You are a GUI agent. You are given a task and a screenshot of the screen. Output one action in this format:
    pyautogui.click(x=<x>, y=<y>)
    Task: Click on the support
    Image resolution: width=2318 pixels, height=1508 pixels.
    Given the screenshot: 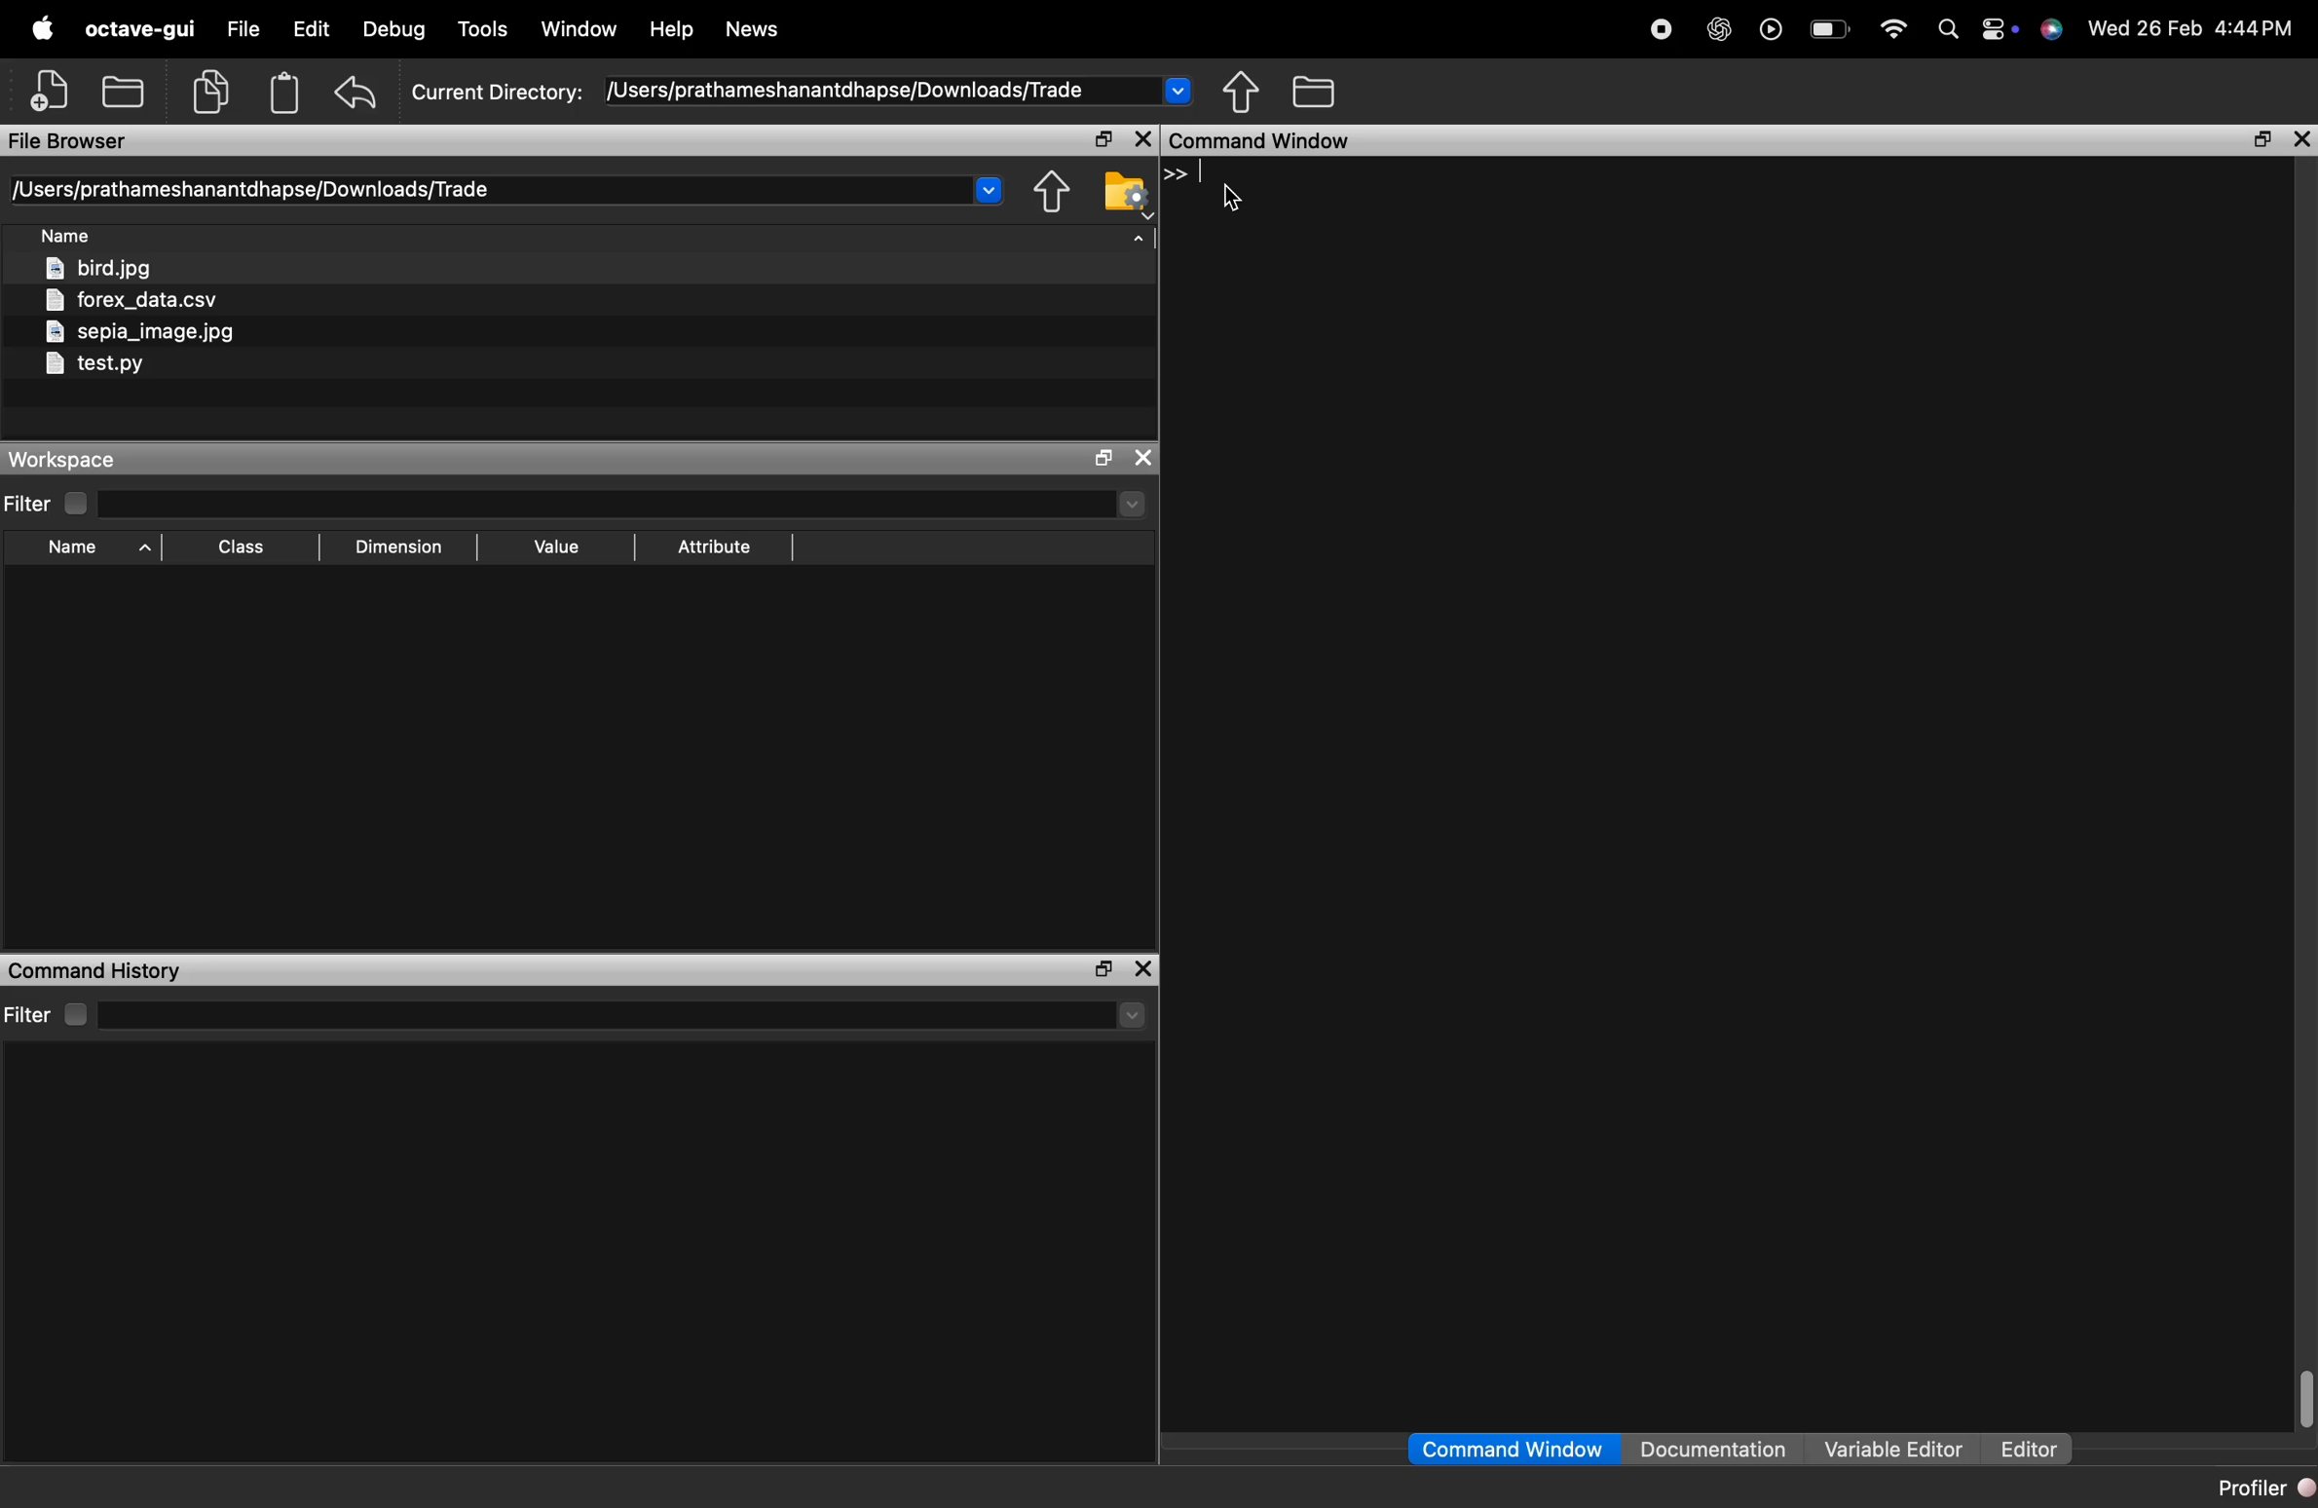 What is the action you would take?
    pyautogui.click(x=2052, y=30)
    